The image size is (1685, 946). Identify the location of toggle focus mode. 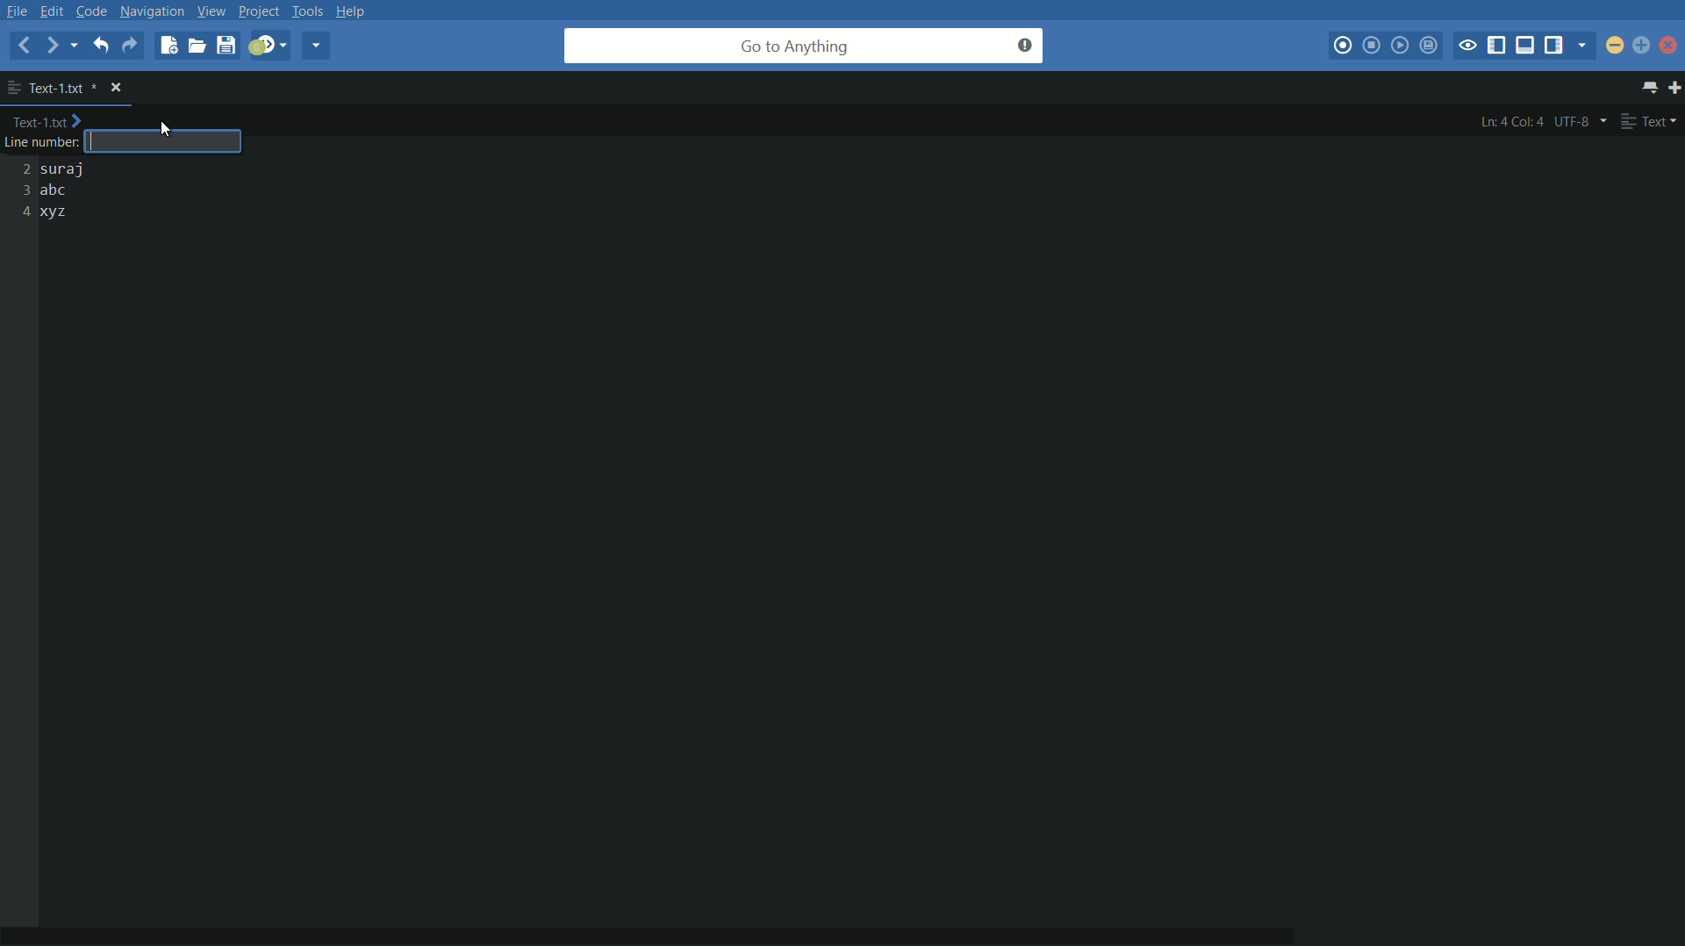
(1468, 46).